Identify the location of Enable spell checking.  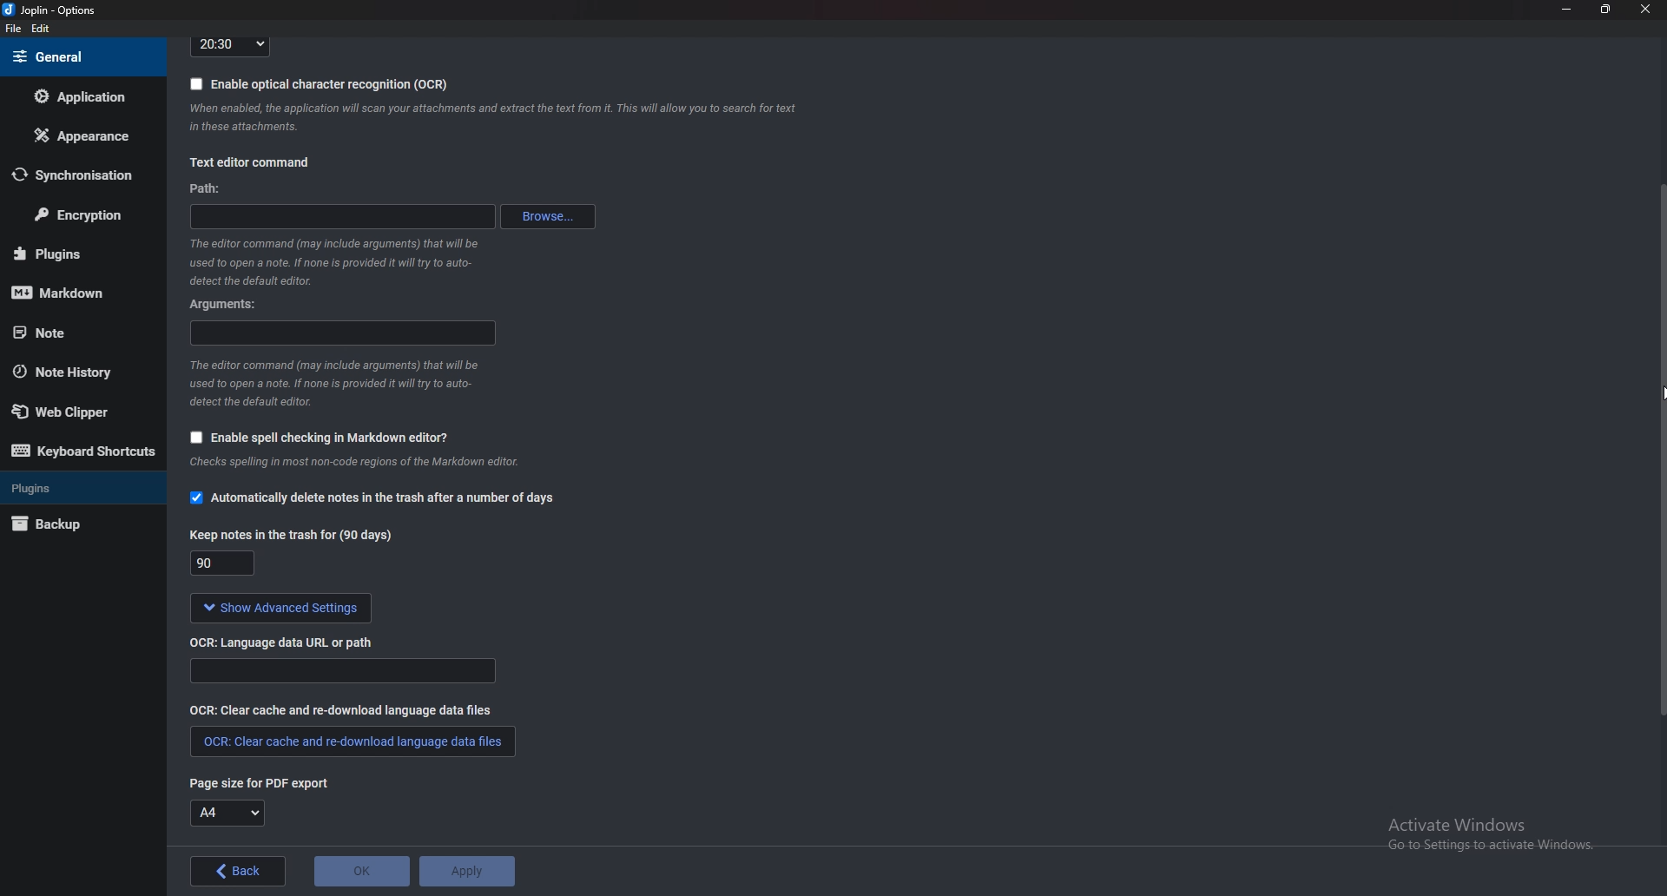
(314, 439).